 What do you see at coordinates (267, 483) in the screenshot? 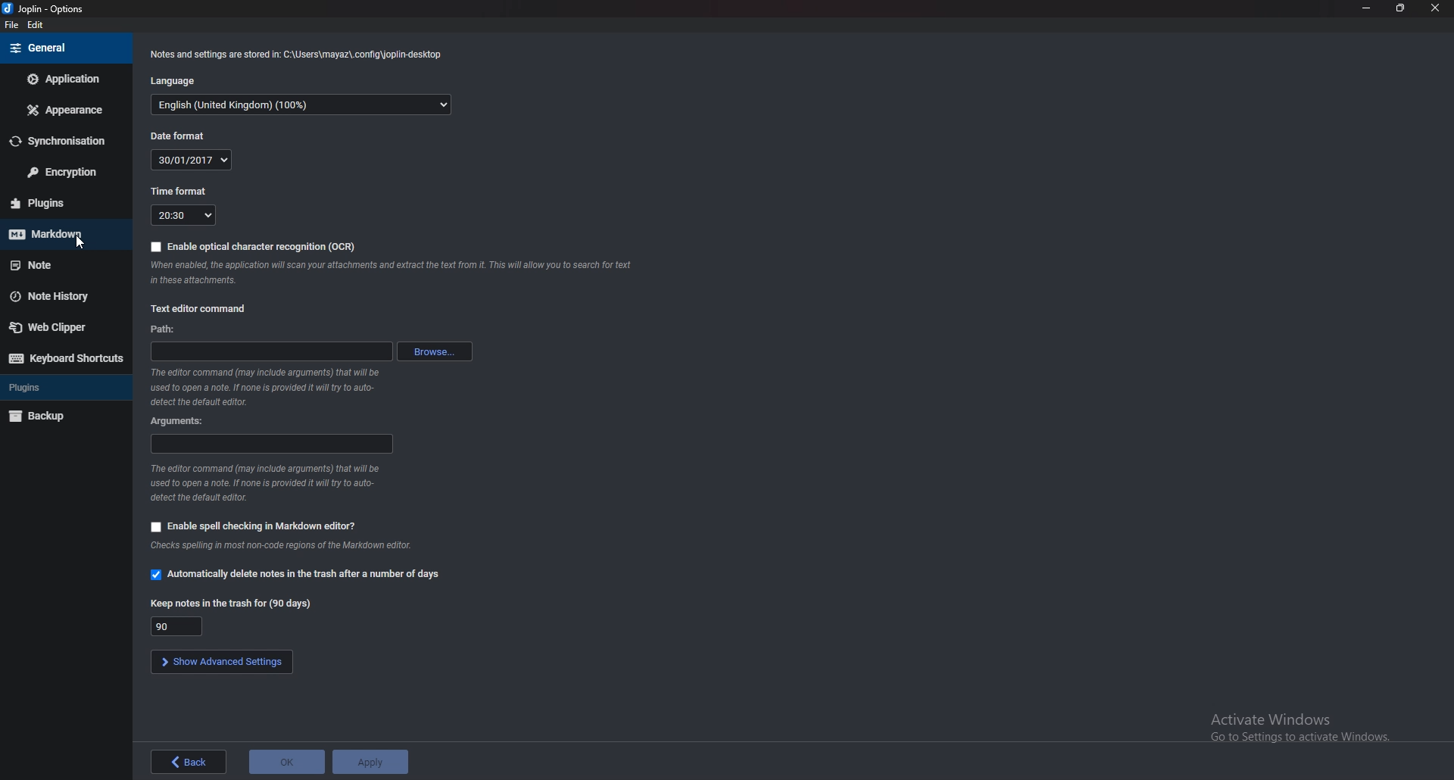
I see `the editor command (may include arguments) that will be used to open a note. If none is provided it will try to auto-detect the default editor.` at bounding box center [267, 483].